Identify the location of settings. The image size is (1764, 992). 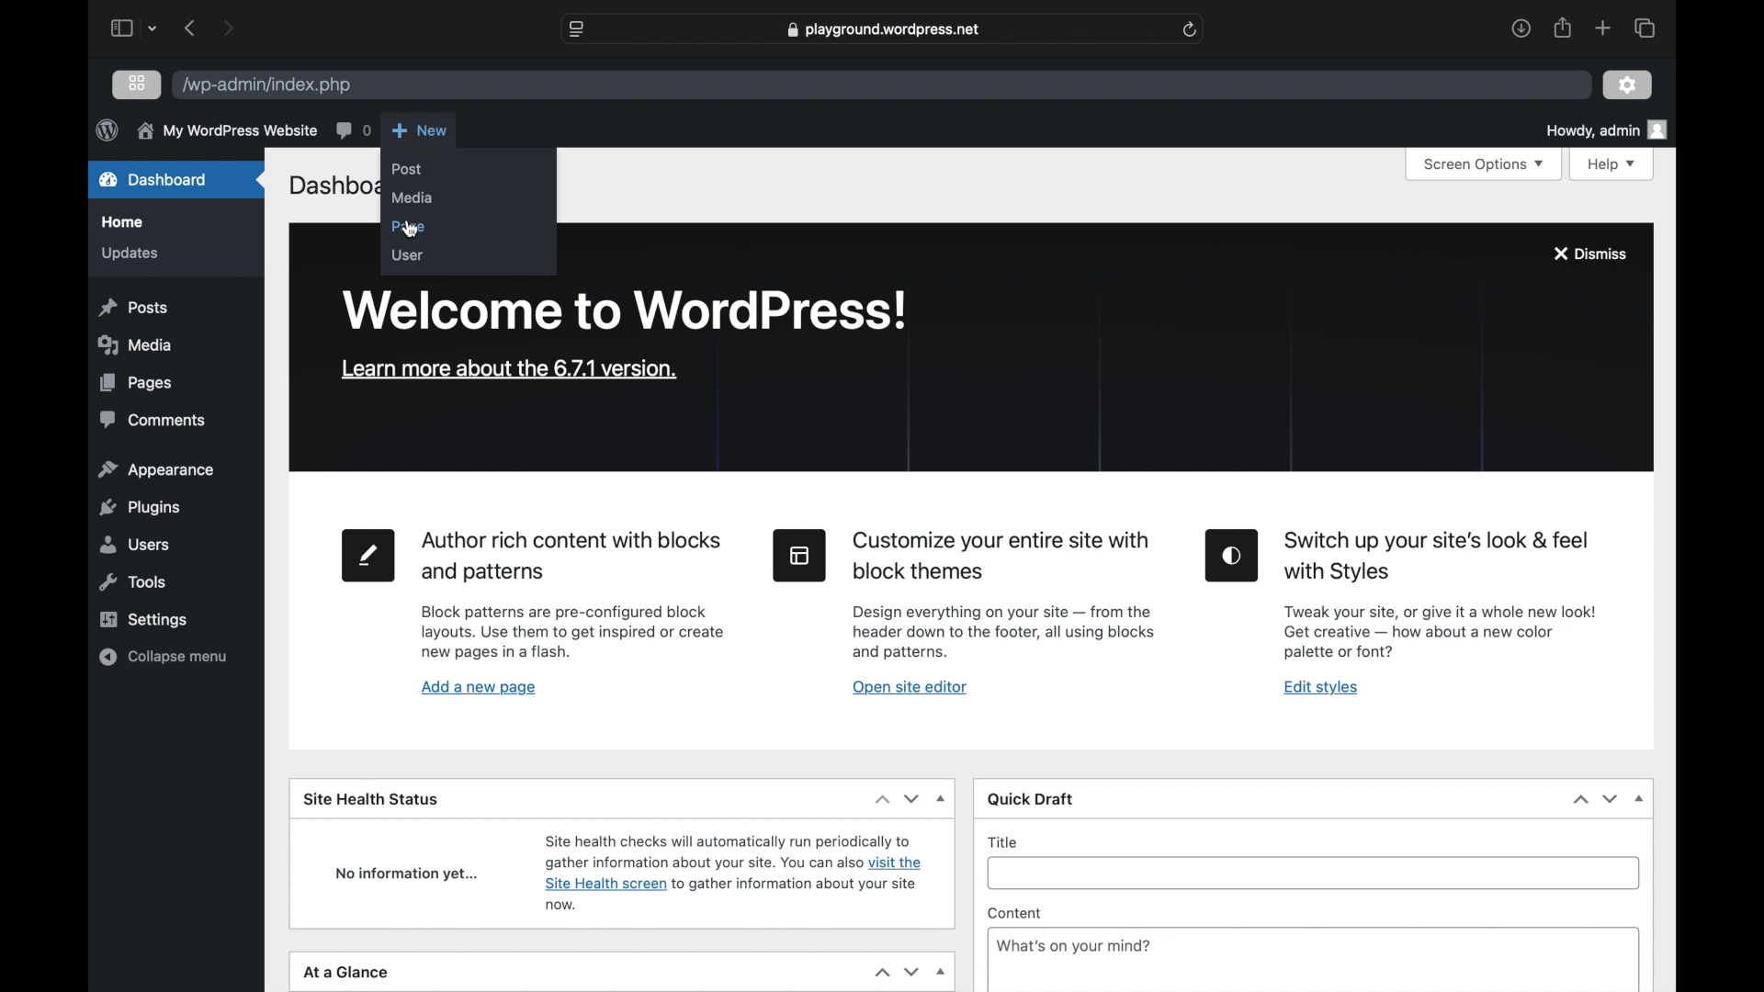
(1628, 85).